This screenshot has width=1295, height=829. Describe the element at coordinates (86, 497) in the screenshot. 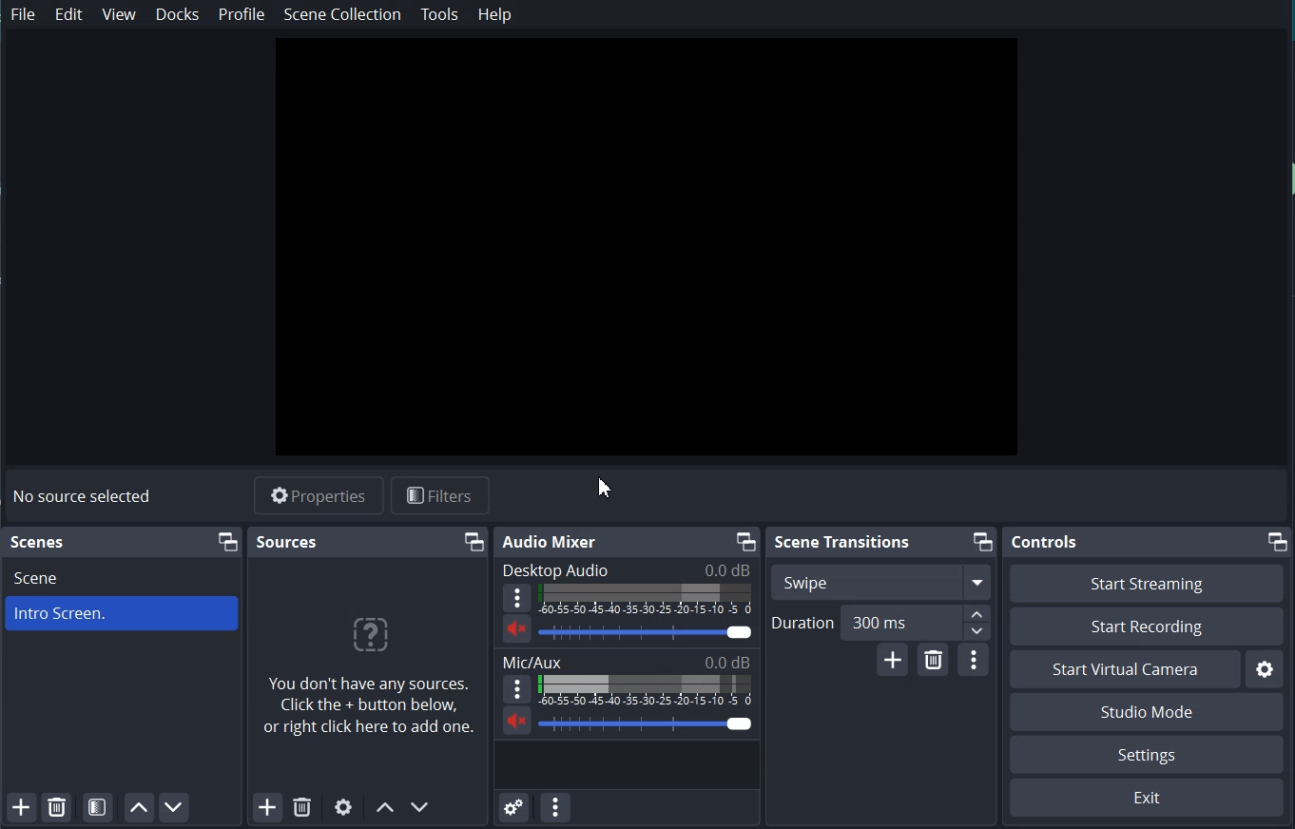

I see `Text` at that location.